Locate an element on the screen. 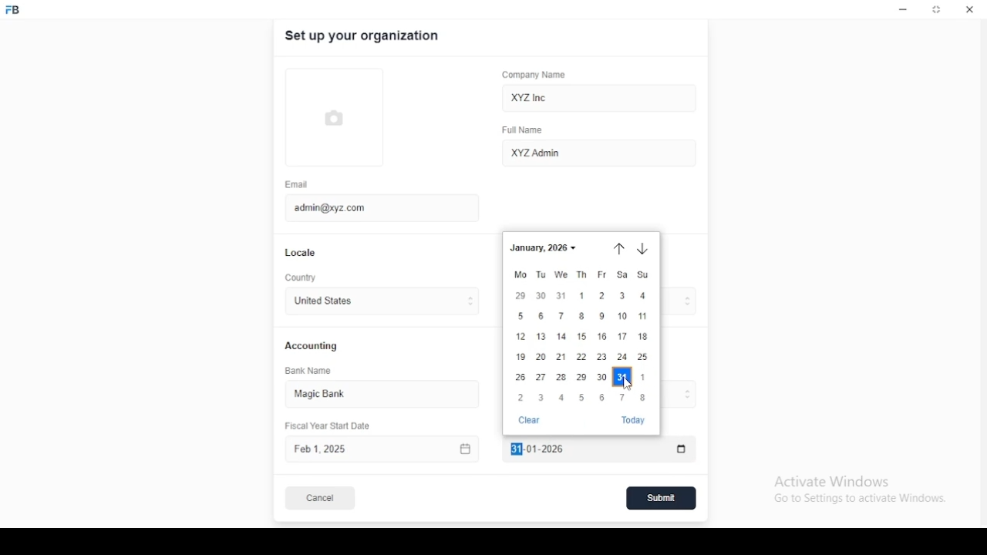  submit is located at coordinates (663, 497).